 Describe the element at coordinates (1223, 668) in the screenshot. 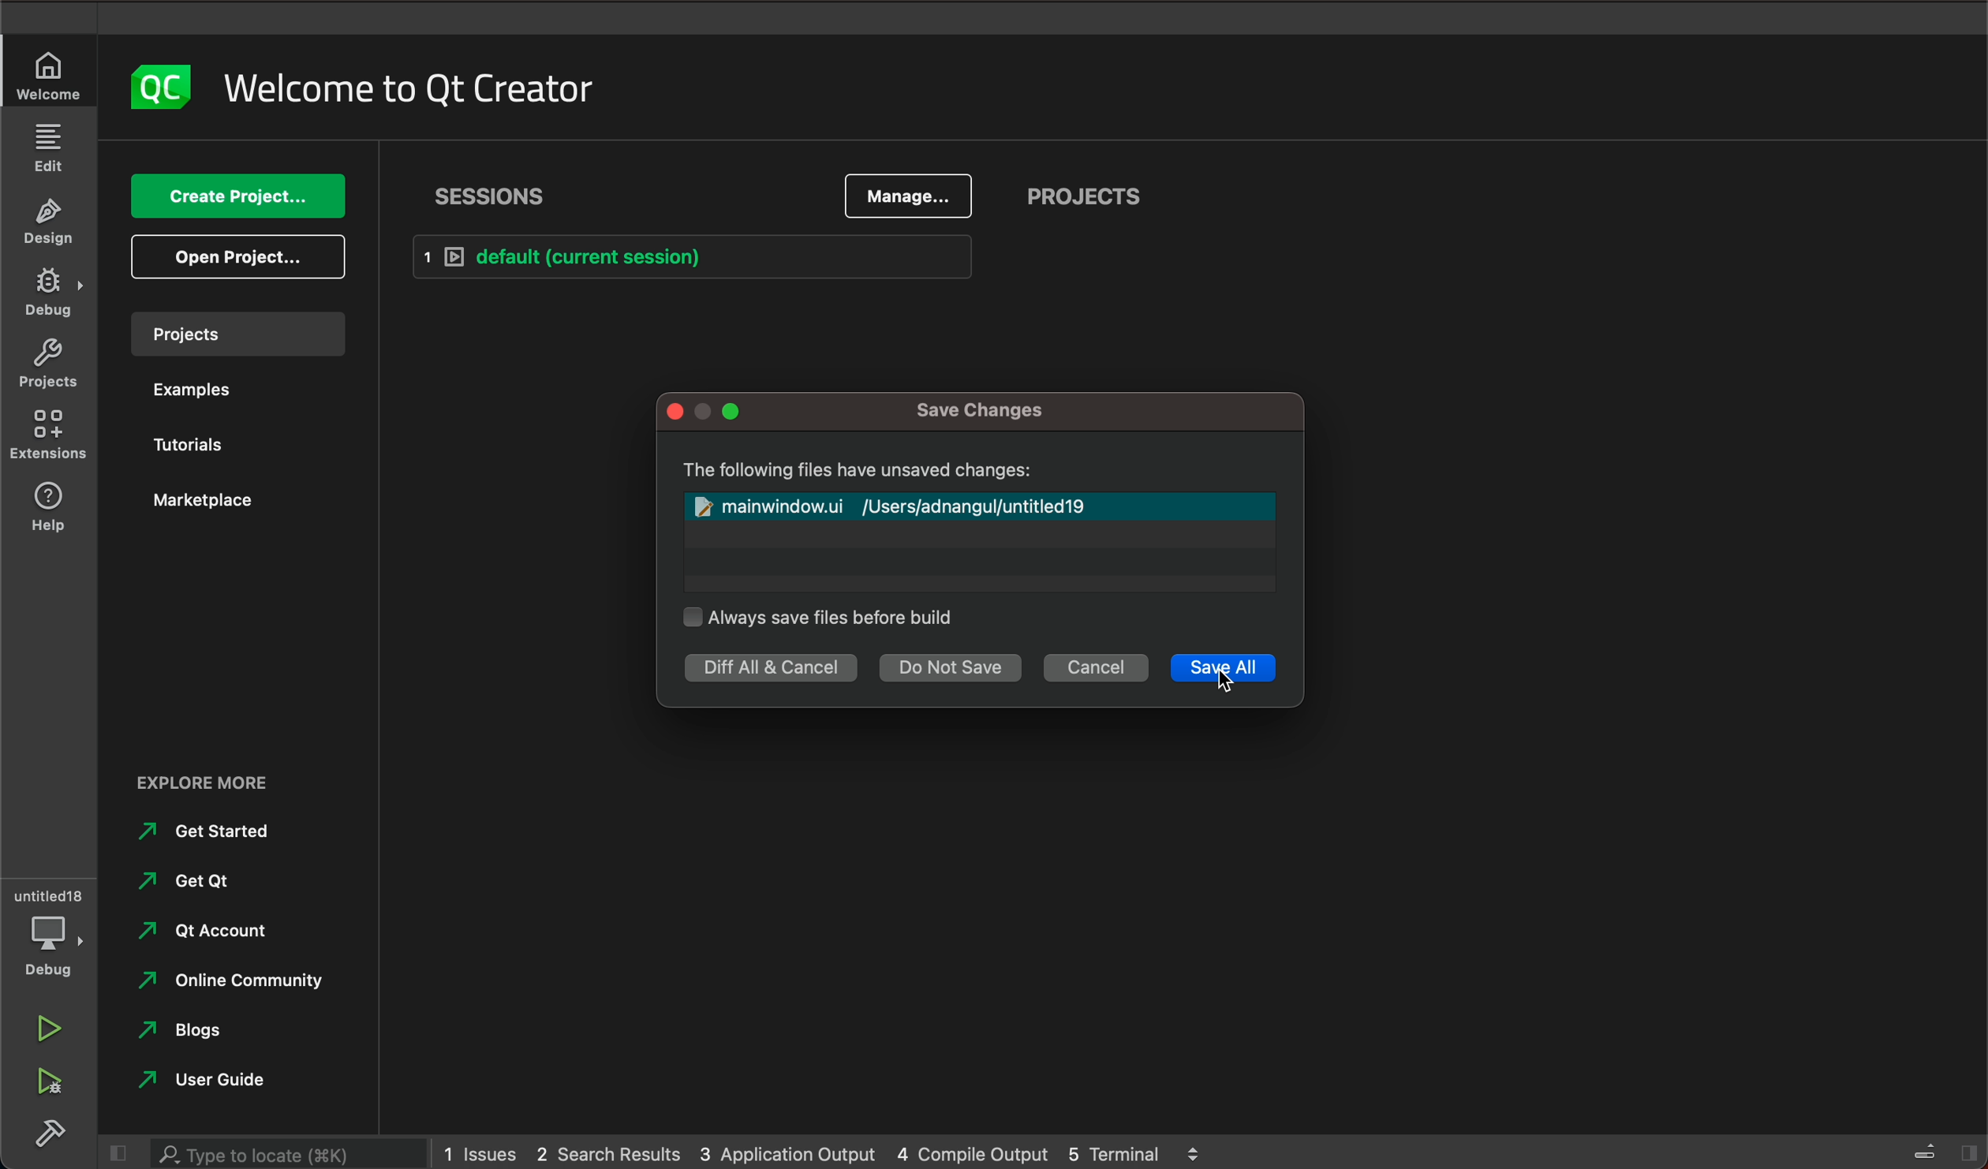

I see `save all` at that location.